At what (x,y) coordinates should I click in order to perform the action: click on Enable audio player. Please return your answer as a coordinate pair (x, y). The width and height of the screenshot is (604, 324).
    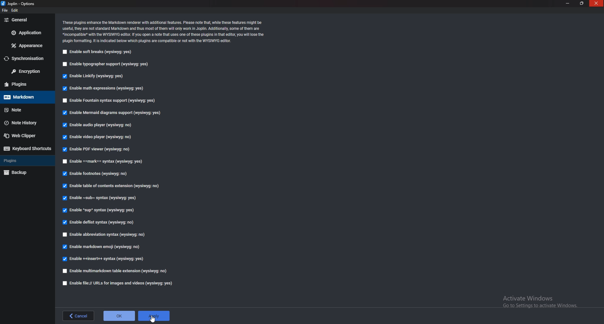
    Looking at the image, I should click on (100, 125).